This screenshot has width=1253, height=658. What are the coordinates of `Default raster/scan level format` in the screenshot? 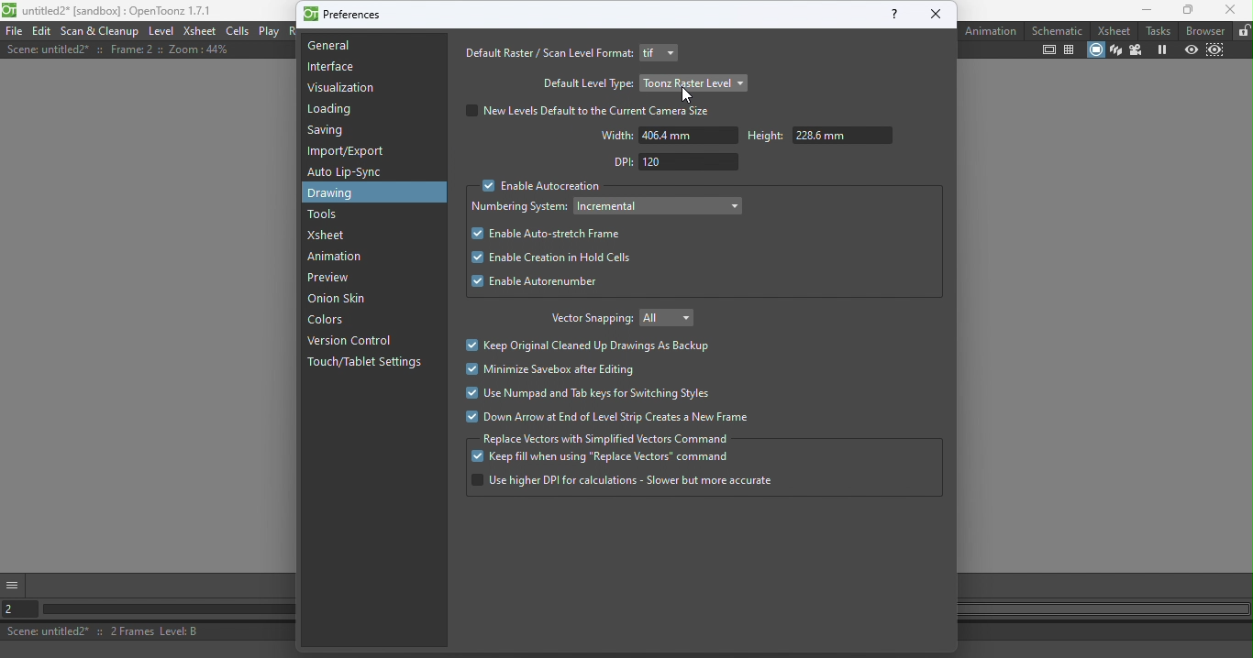 It's located at (548, 53).